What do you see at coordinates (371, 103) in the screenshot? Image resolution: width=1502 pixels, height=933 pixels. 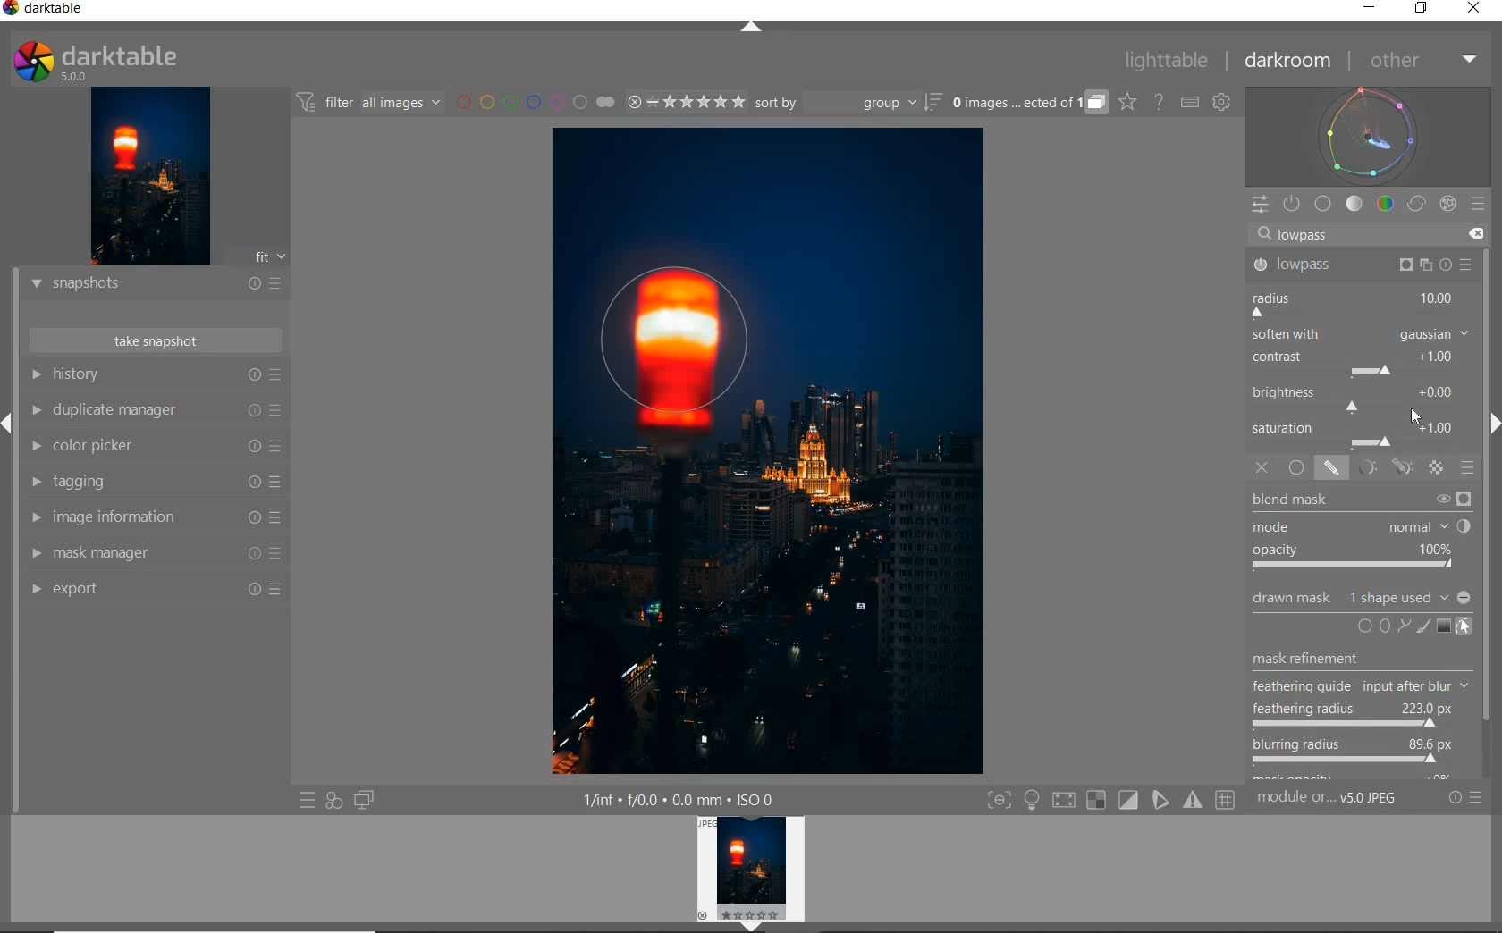 I see `FILTER IMAGES BASED ON THEIR MODULE ORDER` at bounding box center [371, 103].